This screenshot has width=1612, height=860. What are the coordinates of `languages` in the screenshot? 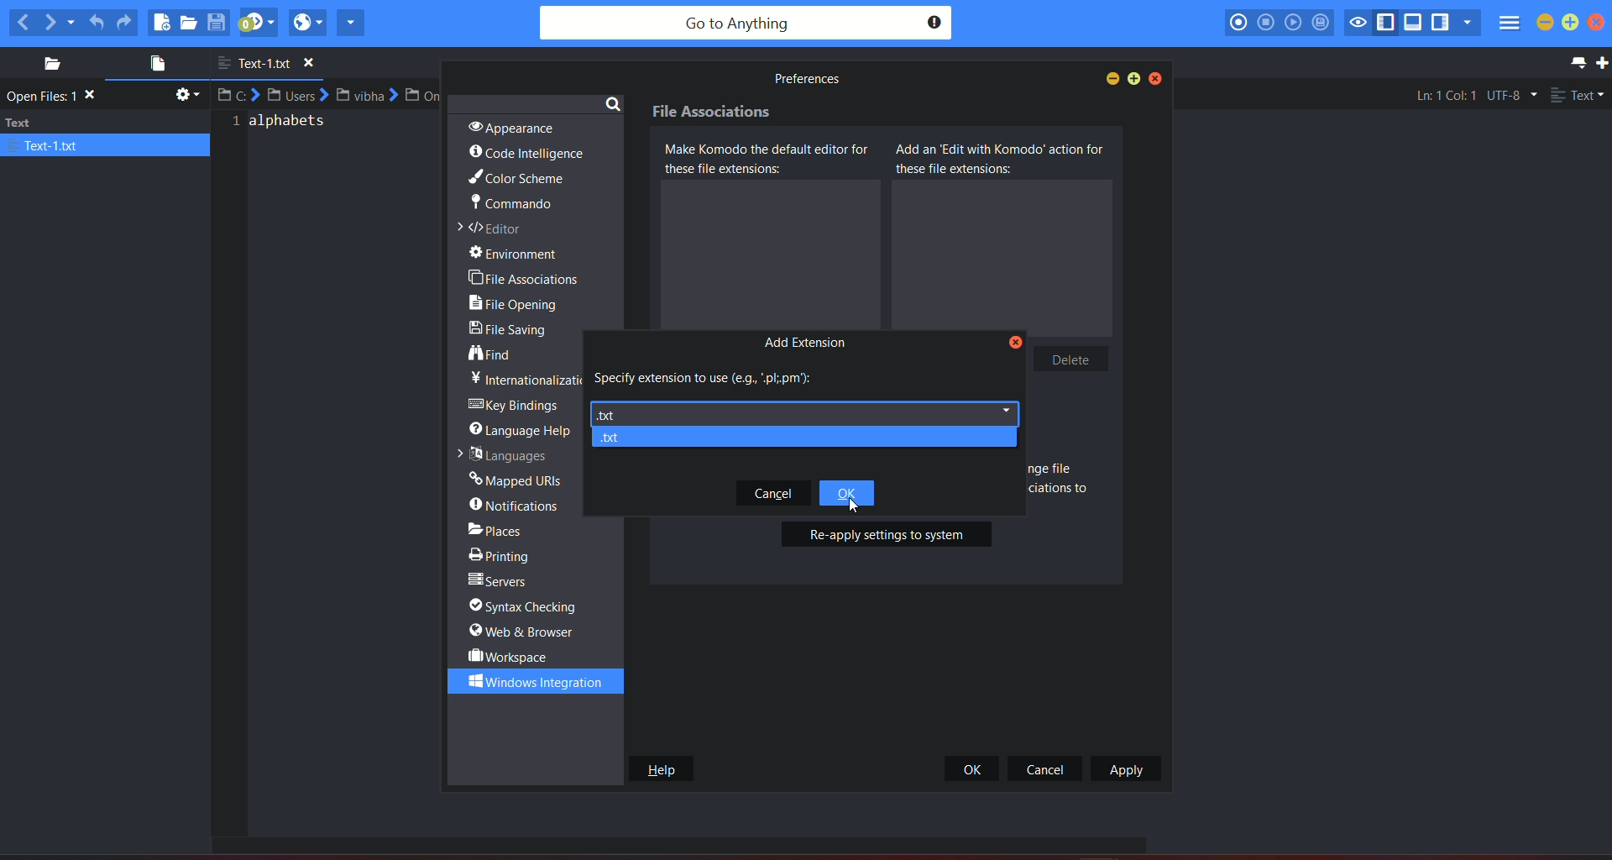 It's located at (500, 454).